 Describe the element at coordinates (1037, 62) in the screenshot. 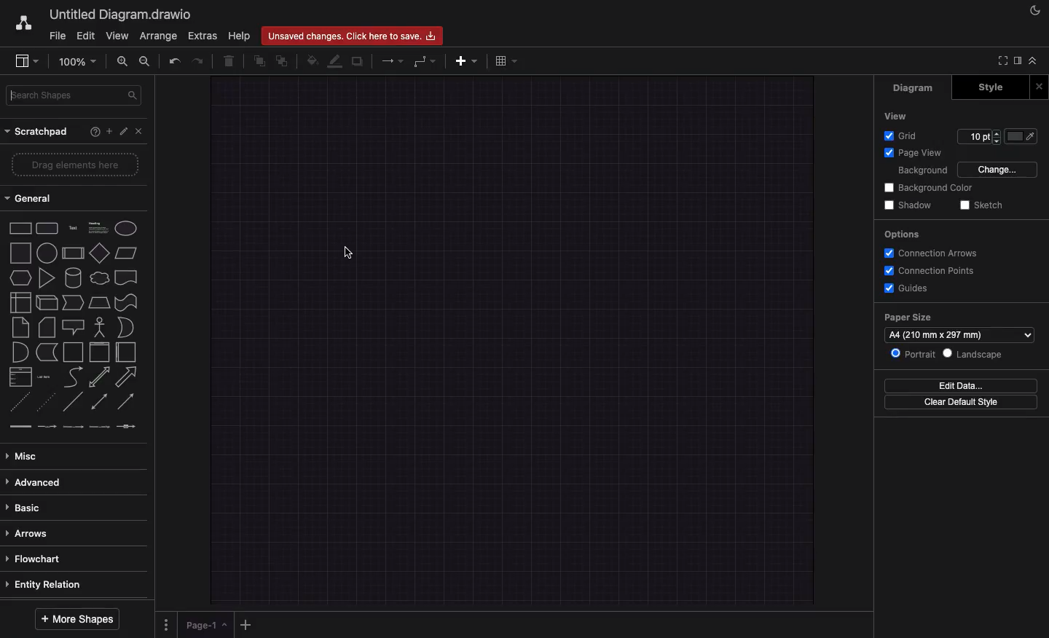

I see `Collapse` at that location.